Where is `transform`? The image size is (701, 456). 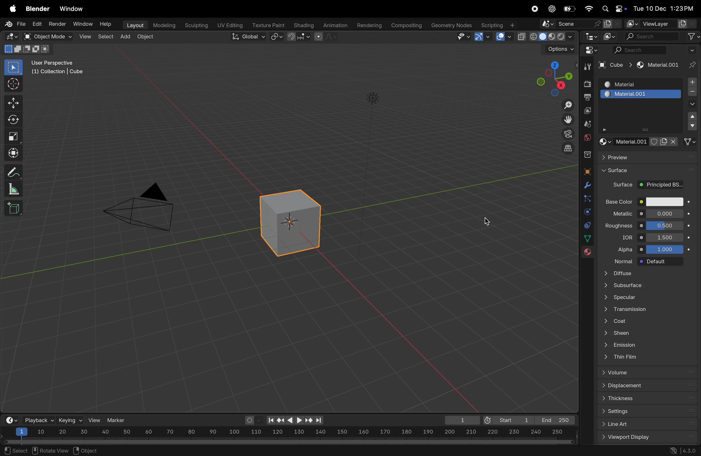 transform is located at coordinates (12, 152).